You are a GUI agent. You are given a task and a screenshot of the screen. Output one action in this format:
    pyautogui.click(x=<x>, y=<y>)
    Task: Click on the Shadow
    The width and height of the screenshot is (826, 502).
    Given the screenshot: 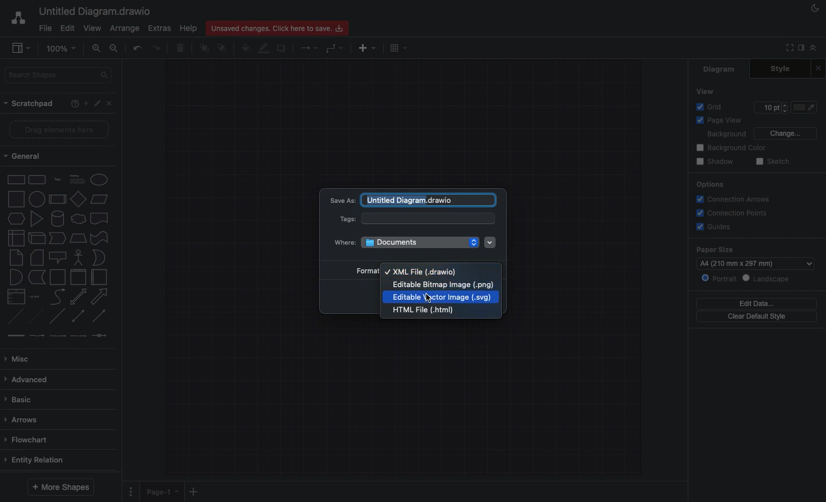 What is the action you would take?
    pyautogui.click(x=714, y=162)
    